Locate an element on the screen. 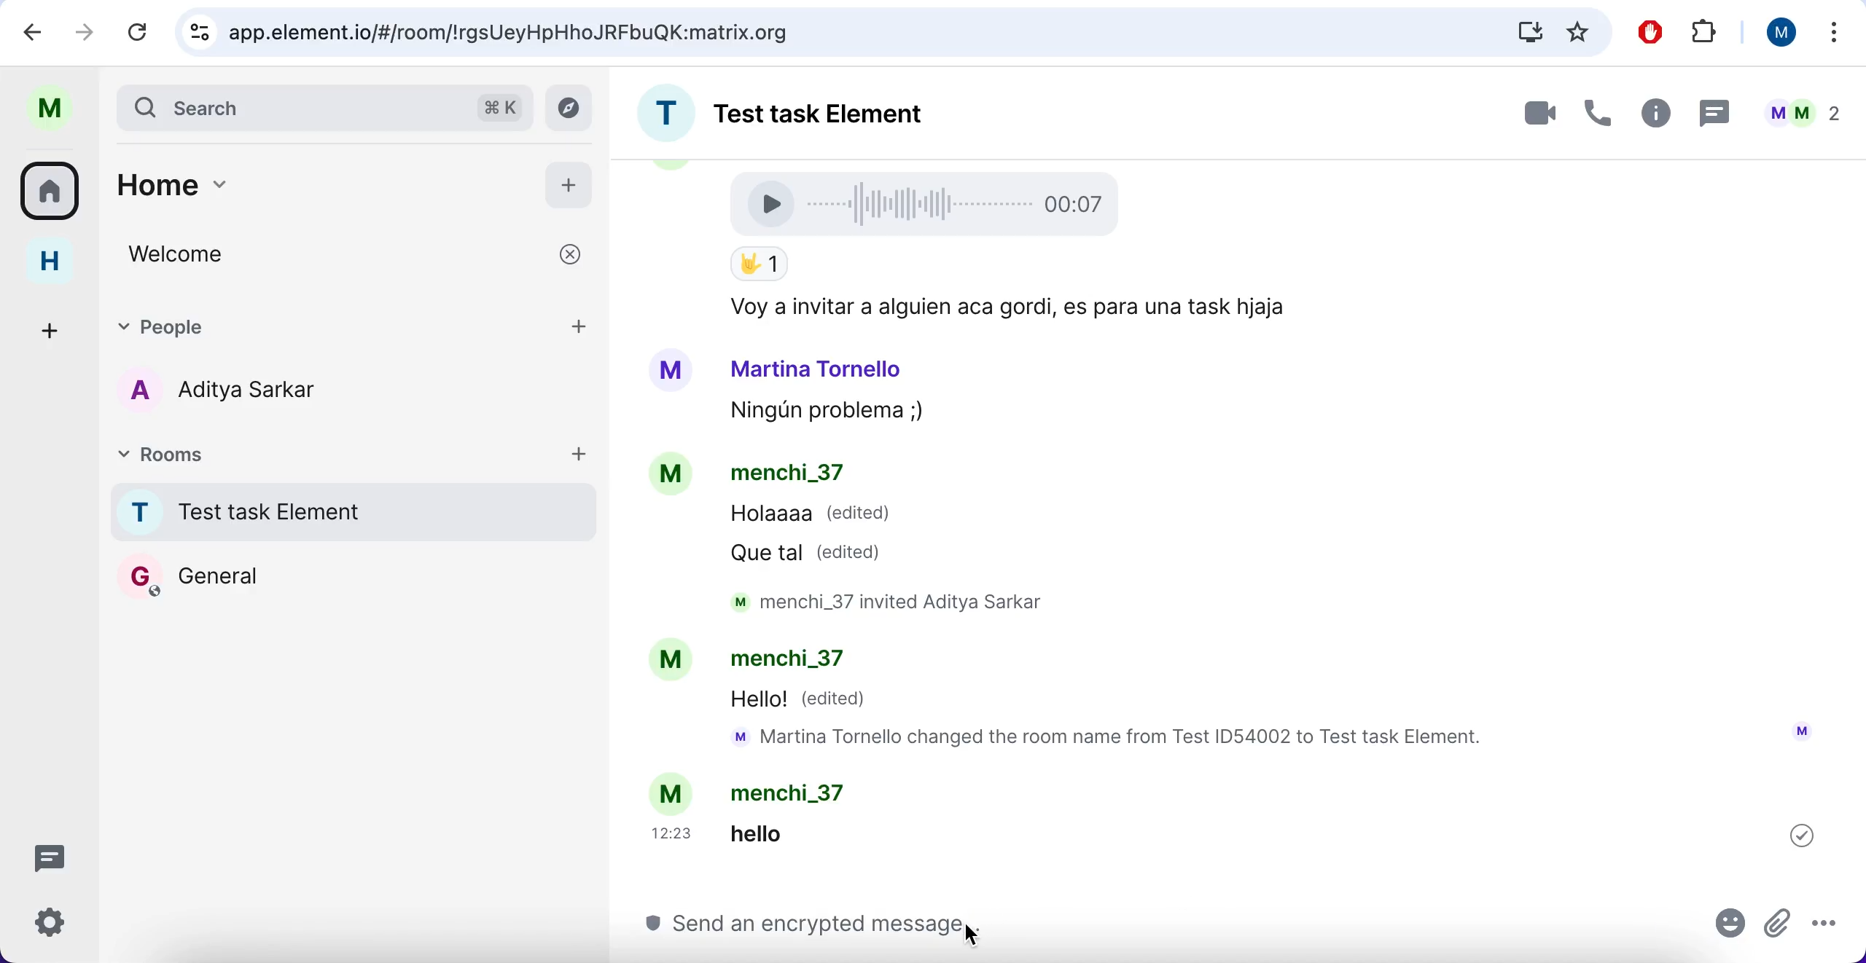 This screenshot has height=963, width=1866. 12:23 is located at coordinates (675, 833).